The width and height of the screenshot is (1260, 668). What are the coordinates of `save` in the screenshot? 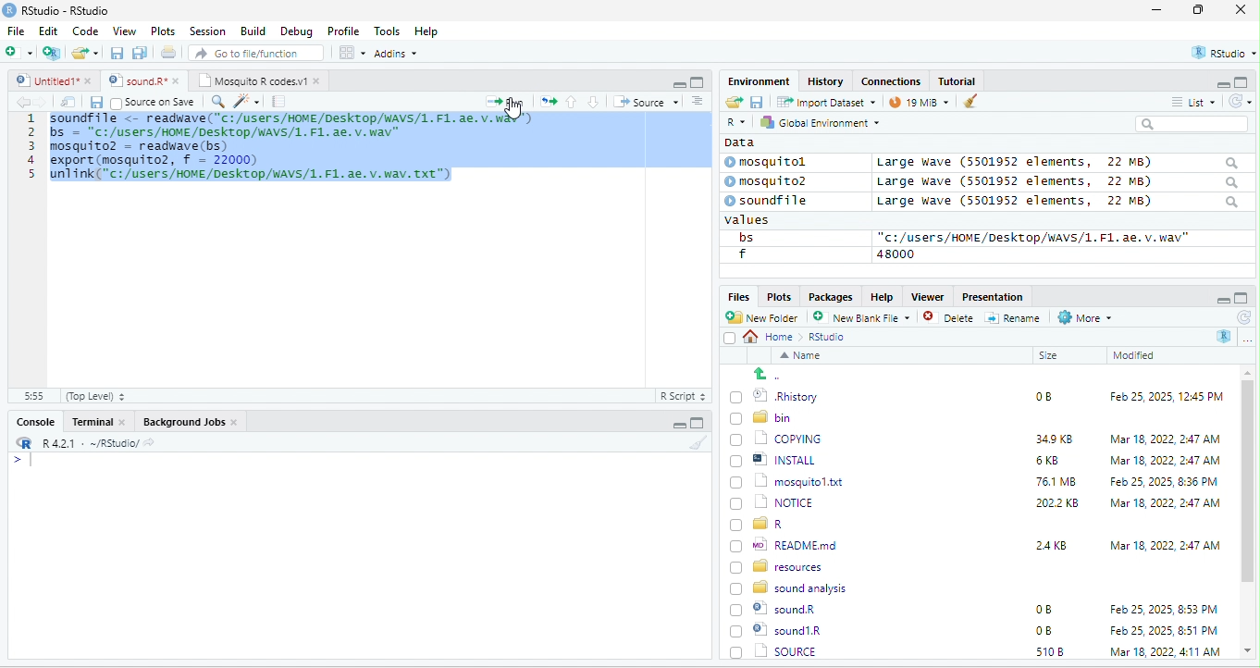 It's located at (756, 101).